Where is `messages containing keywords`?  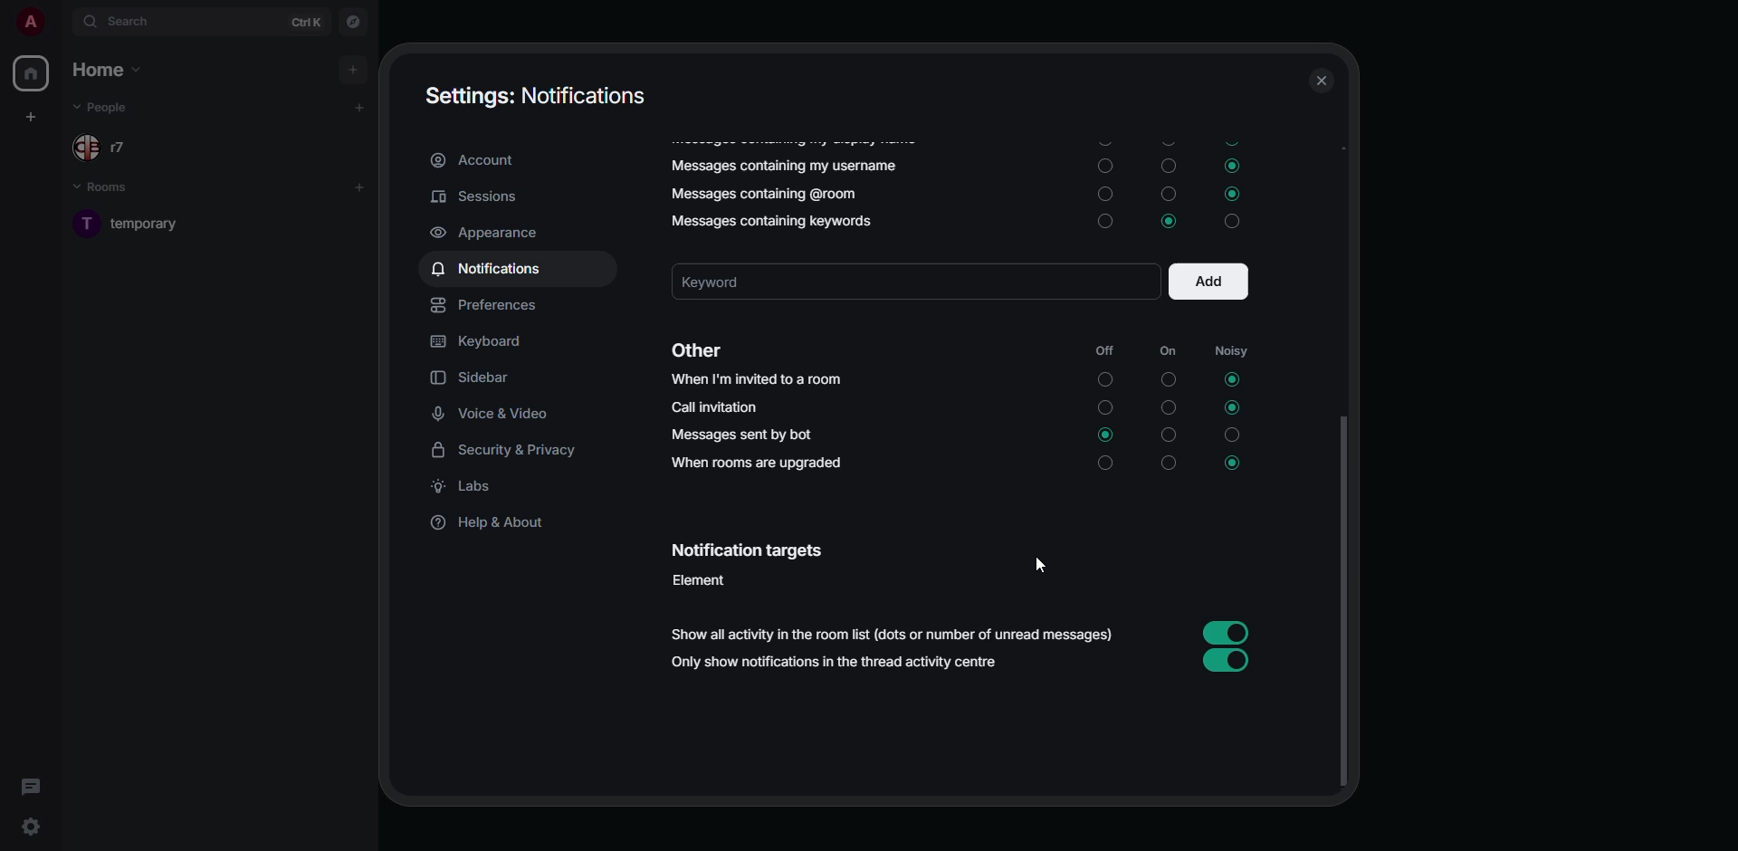 messages containing keywords is located at coordinates (769, 221).